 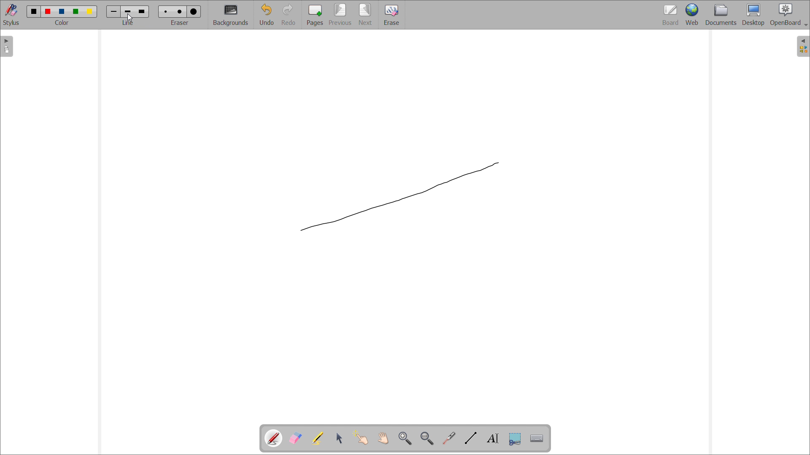 I want to click on draw text, so click(x=494, y=439).